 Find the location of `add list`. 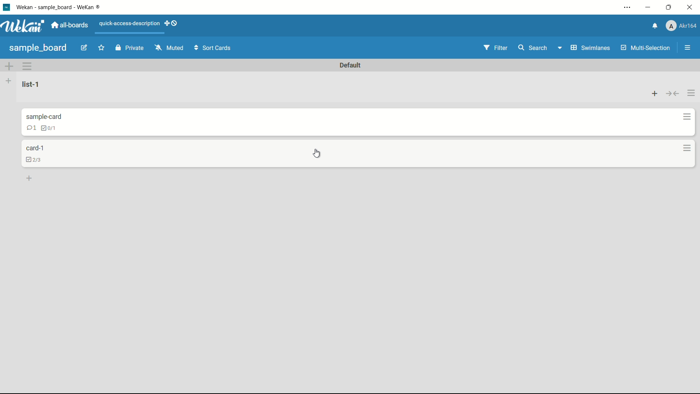

add list is located at coordinates (8, 81).